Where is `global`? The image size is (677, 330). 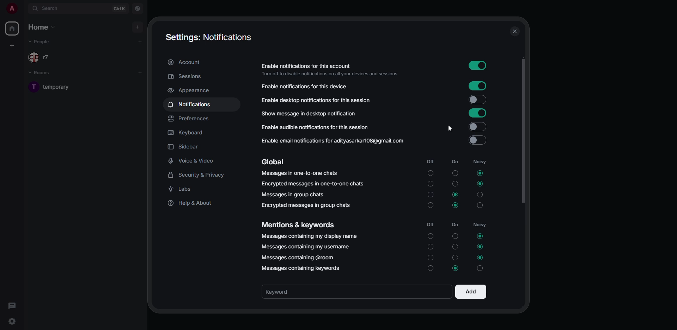
global is located at coordinates (275, 161).